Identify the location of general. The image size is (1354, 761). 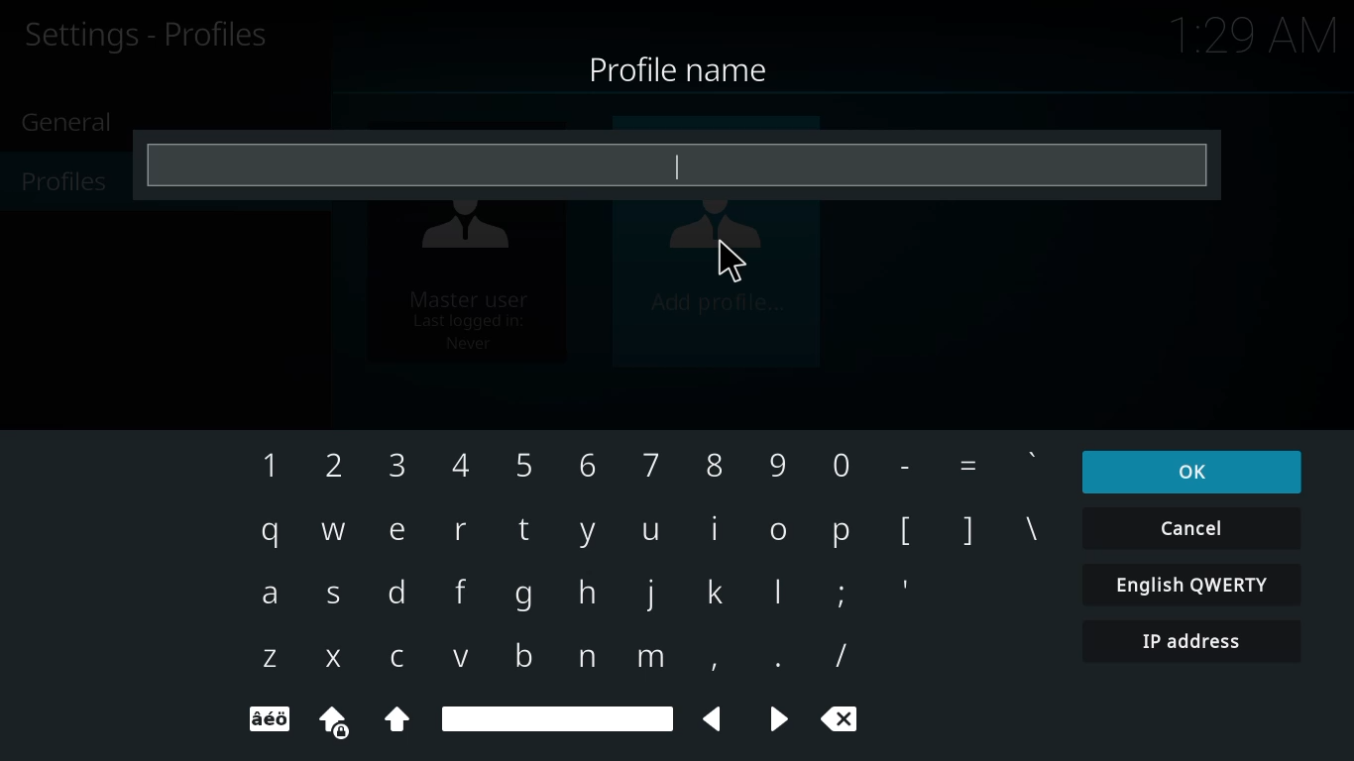
(70, 123).